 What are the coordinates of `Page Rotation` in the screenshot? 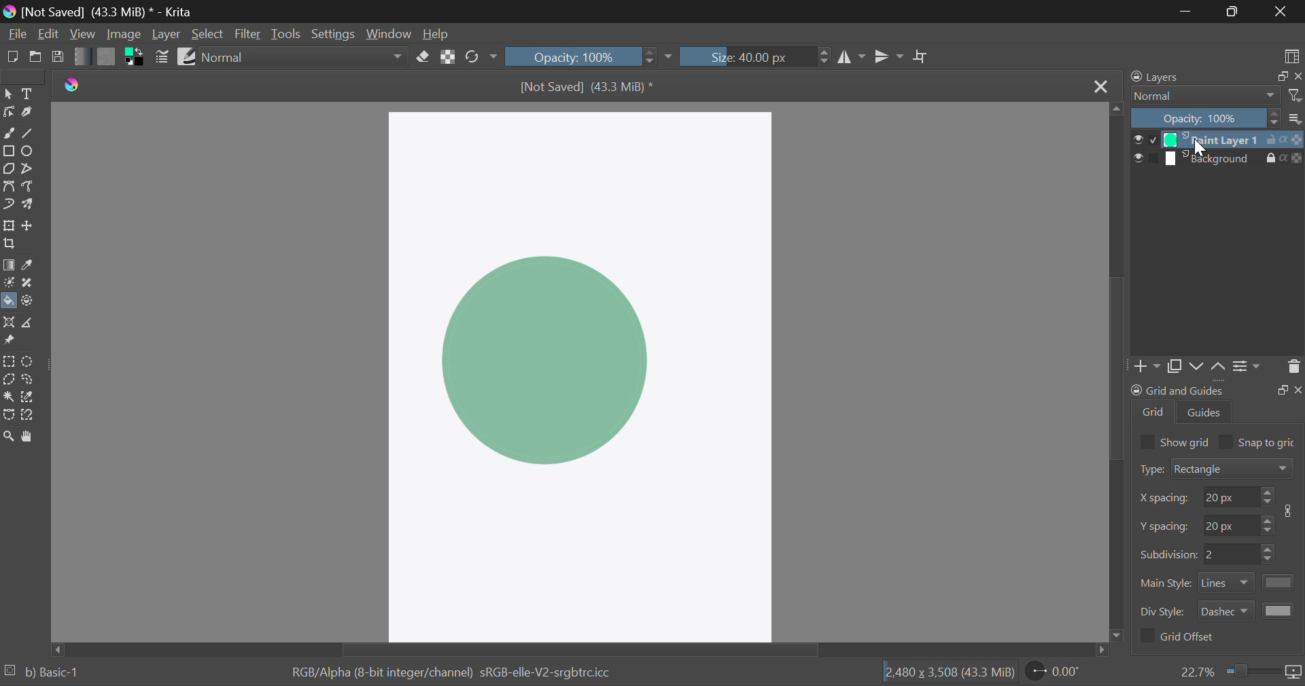 It's located at (1056, 673).